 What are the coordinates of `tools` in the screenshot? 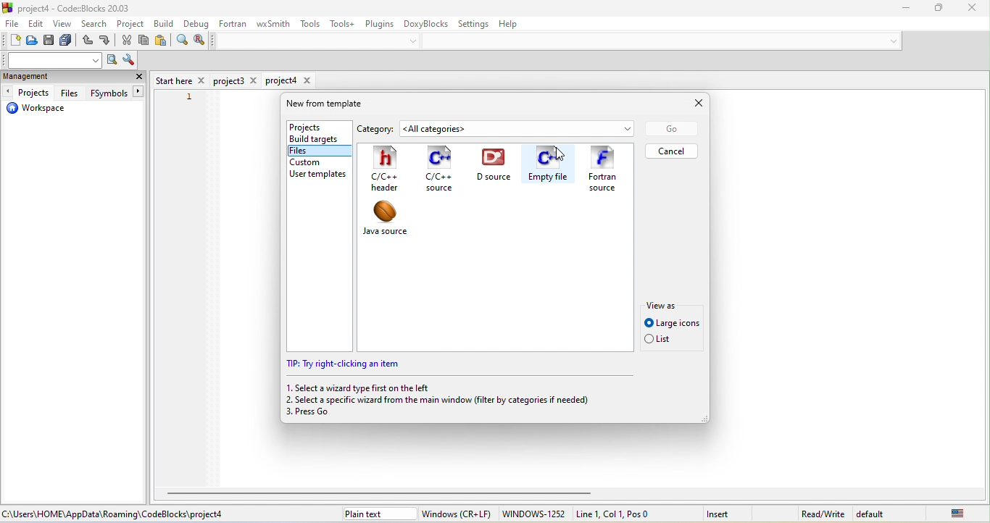 It's located at (312, 24).